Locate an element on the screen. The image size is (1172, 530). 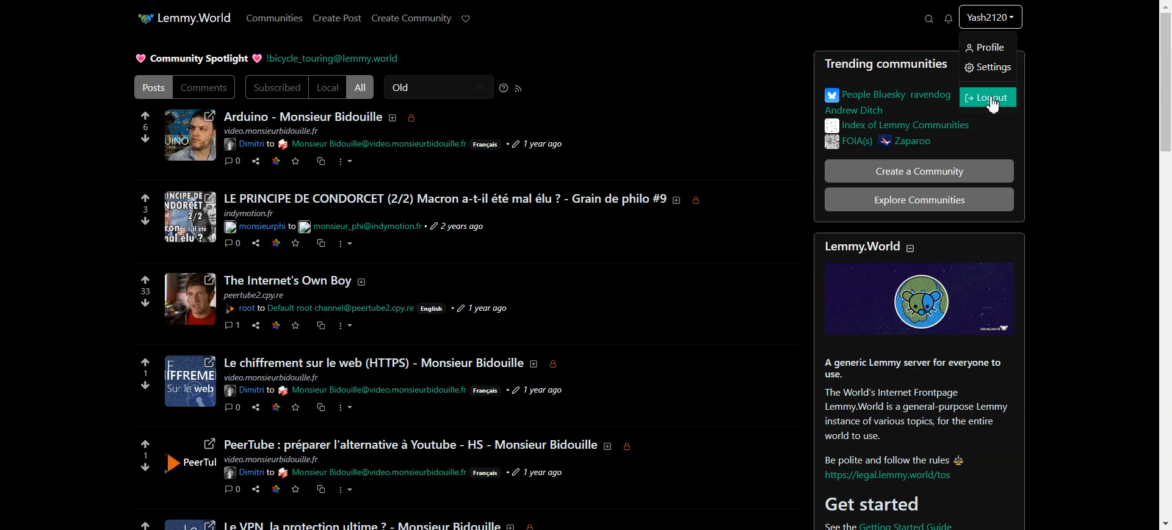
link is located at coordinates (277, 408).